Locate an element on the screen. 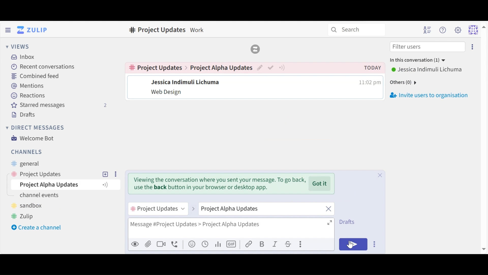  Topic Name is located at coordinates (221, 68).